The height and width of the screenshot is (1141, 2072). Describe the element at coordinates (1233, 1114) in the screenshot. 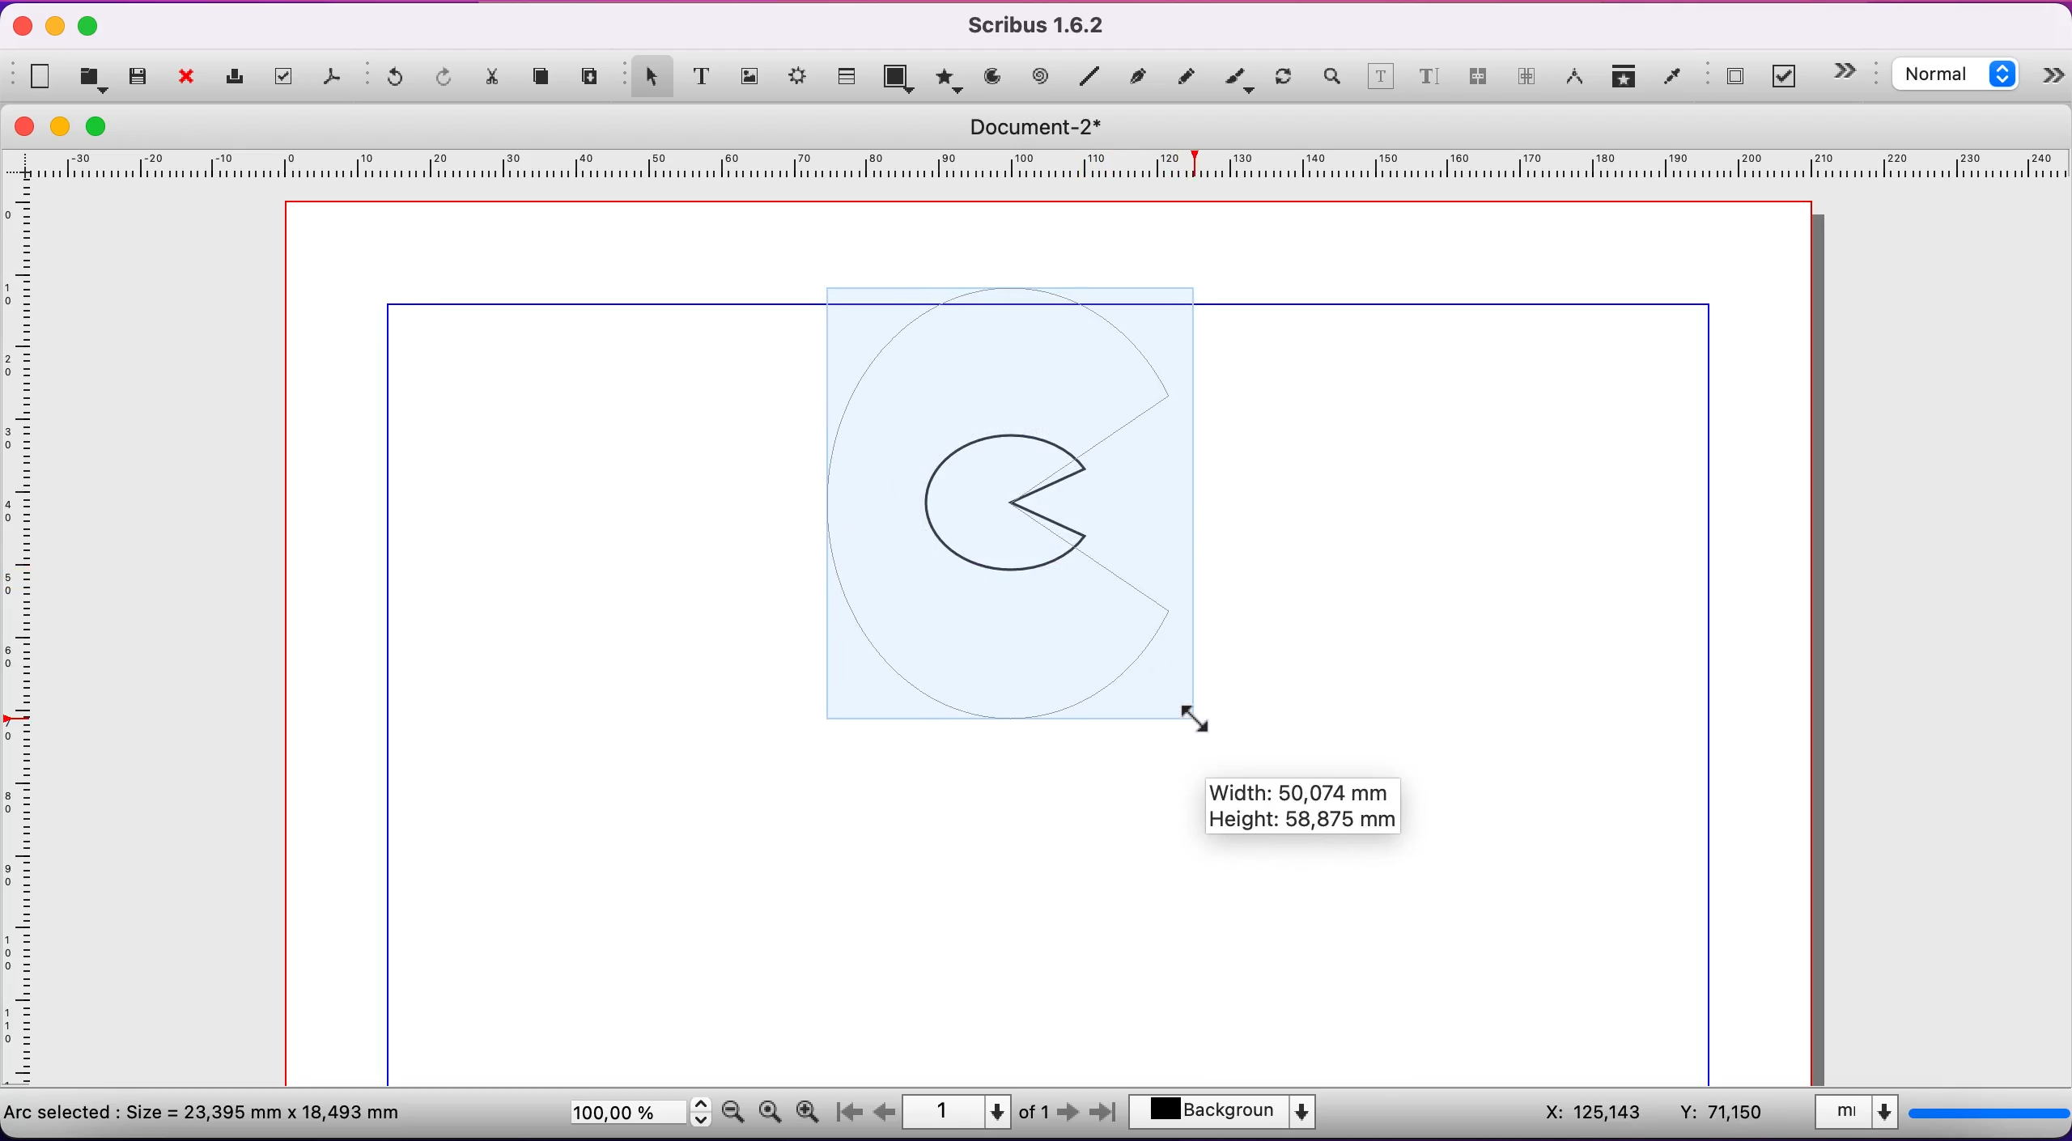

I see `background` at that location.